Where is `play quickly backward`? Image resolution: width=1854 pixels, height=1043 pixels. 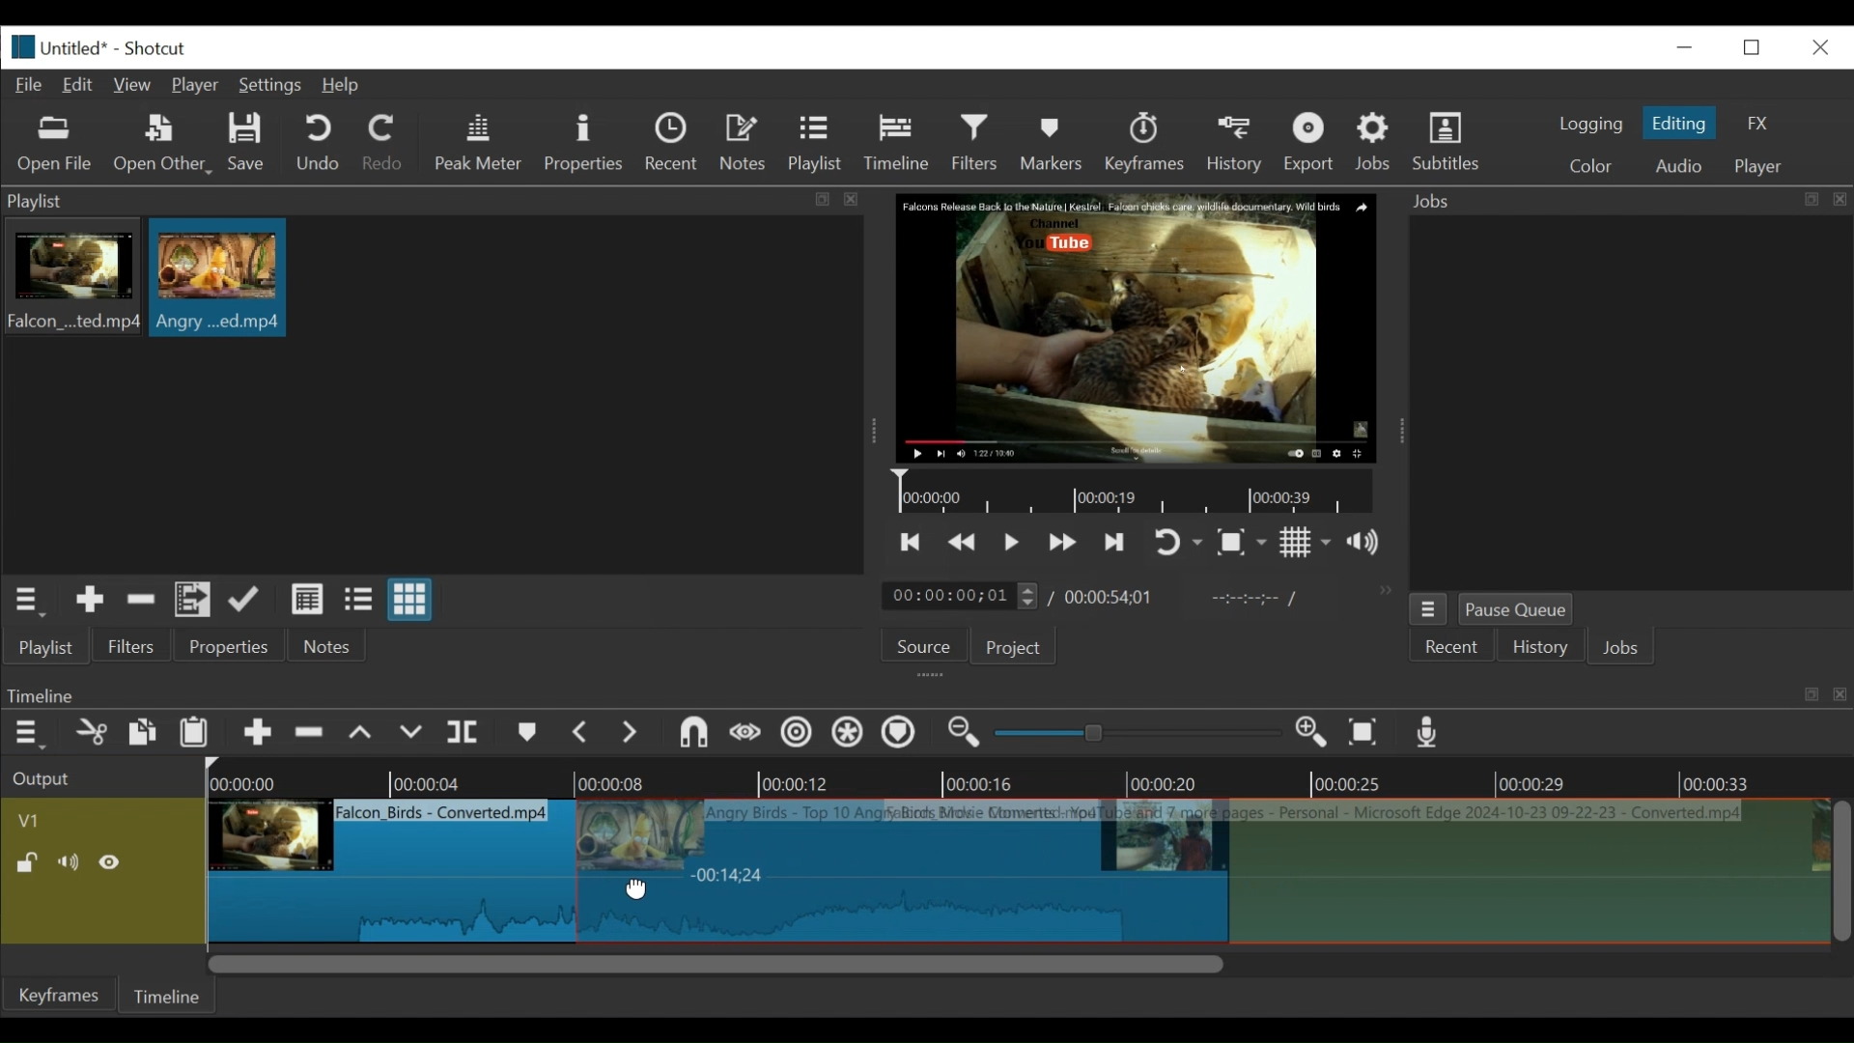 play quickly backward is located at coordinates (963, 543).